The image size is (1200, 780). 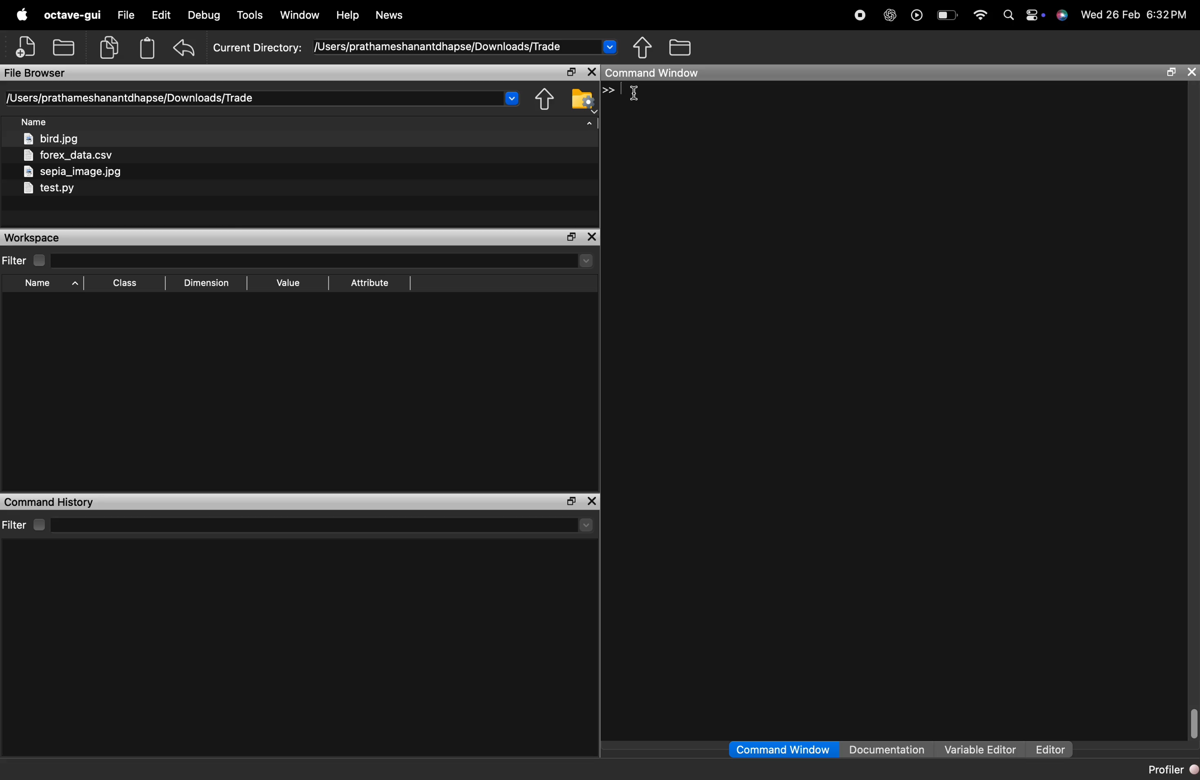 I want to click on help, so click(x=347, y=16).